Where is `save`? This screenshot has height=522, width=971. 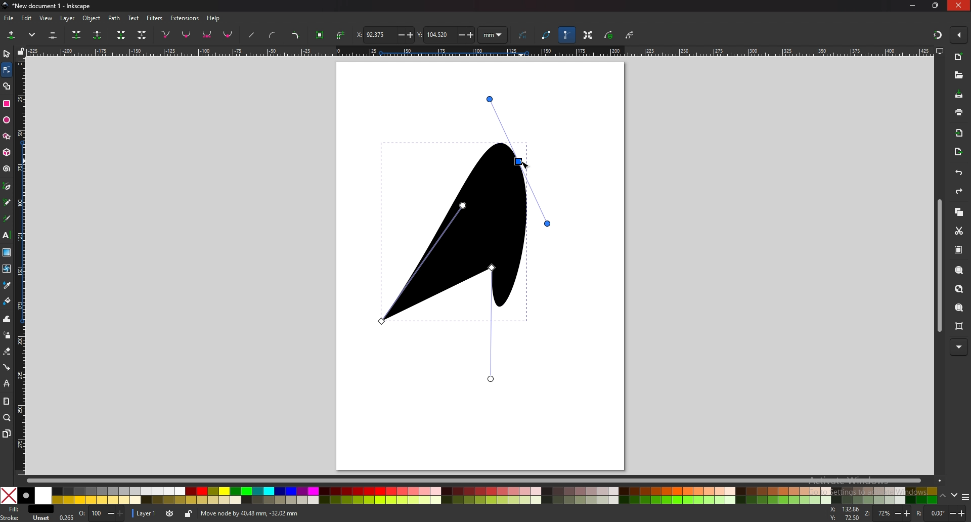
save is located at coordinates (960, 95).